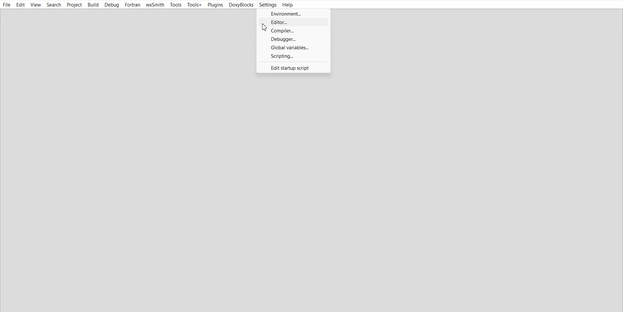 Image resolution: width=623 pixels, height=312 pixels. Describe the element at coordinates (294, 56) in the screenshot. I see `Scripting` at that location.